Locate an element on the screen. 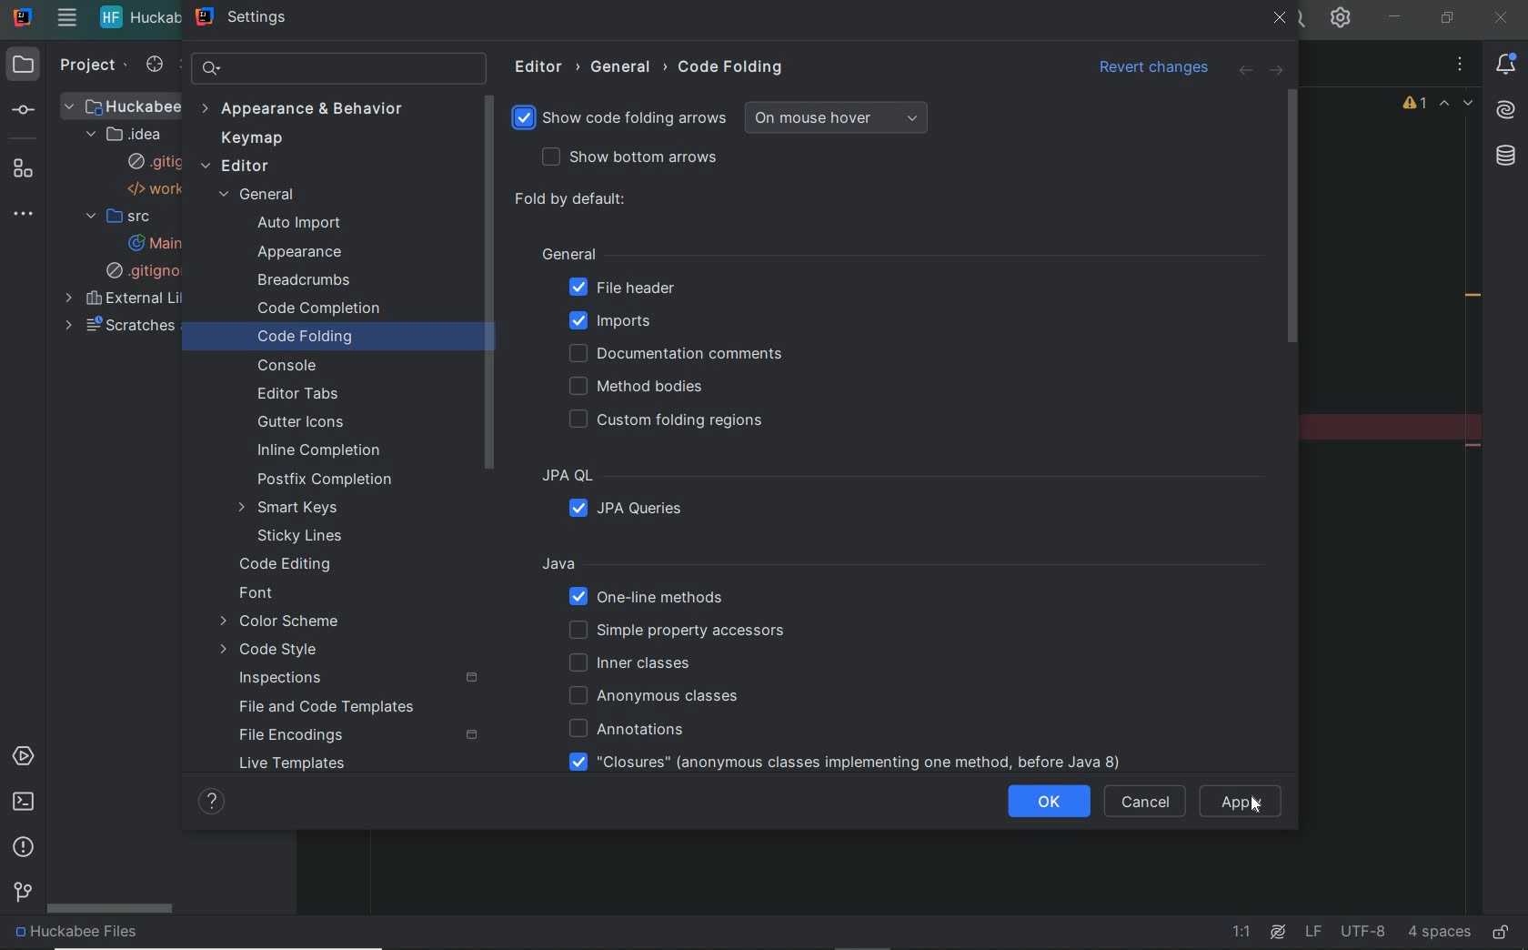 The image size is (1528, 950). fold by default is located at coordinates (573, 199).